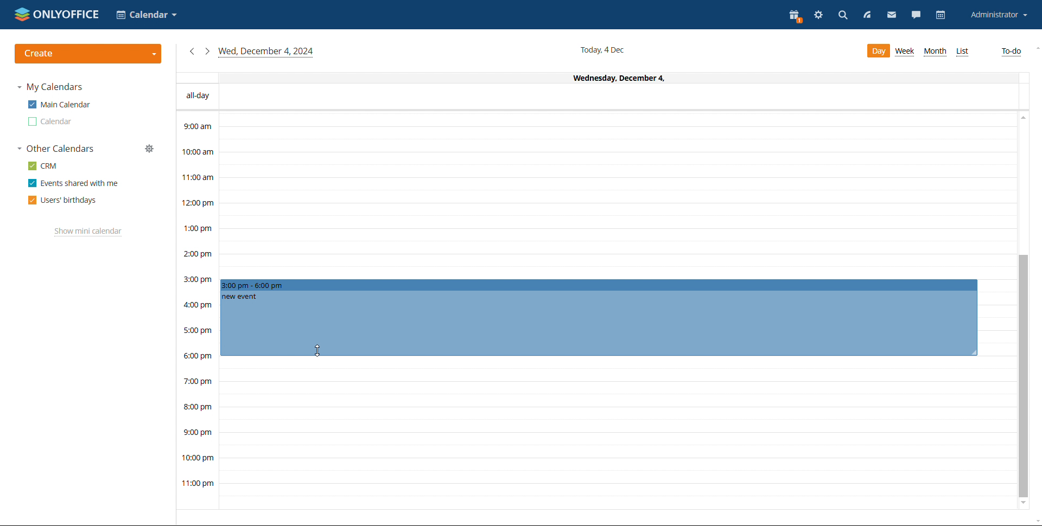 The height and width of the screenshot is (526, 1042). Describe the element at coordinates (1024, 376) in the screenshot. I see `scrollbar` at that location.